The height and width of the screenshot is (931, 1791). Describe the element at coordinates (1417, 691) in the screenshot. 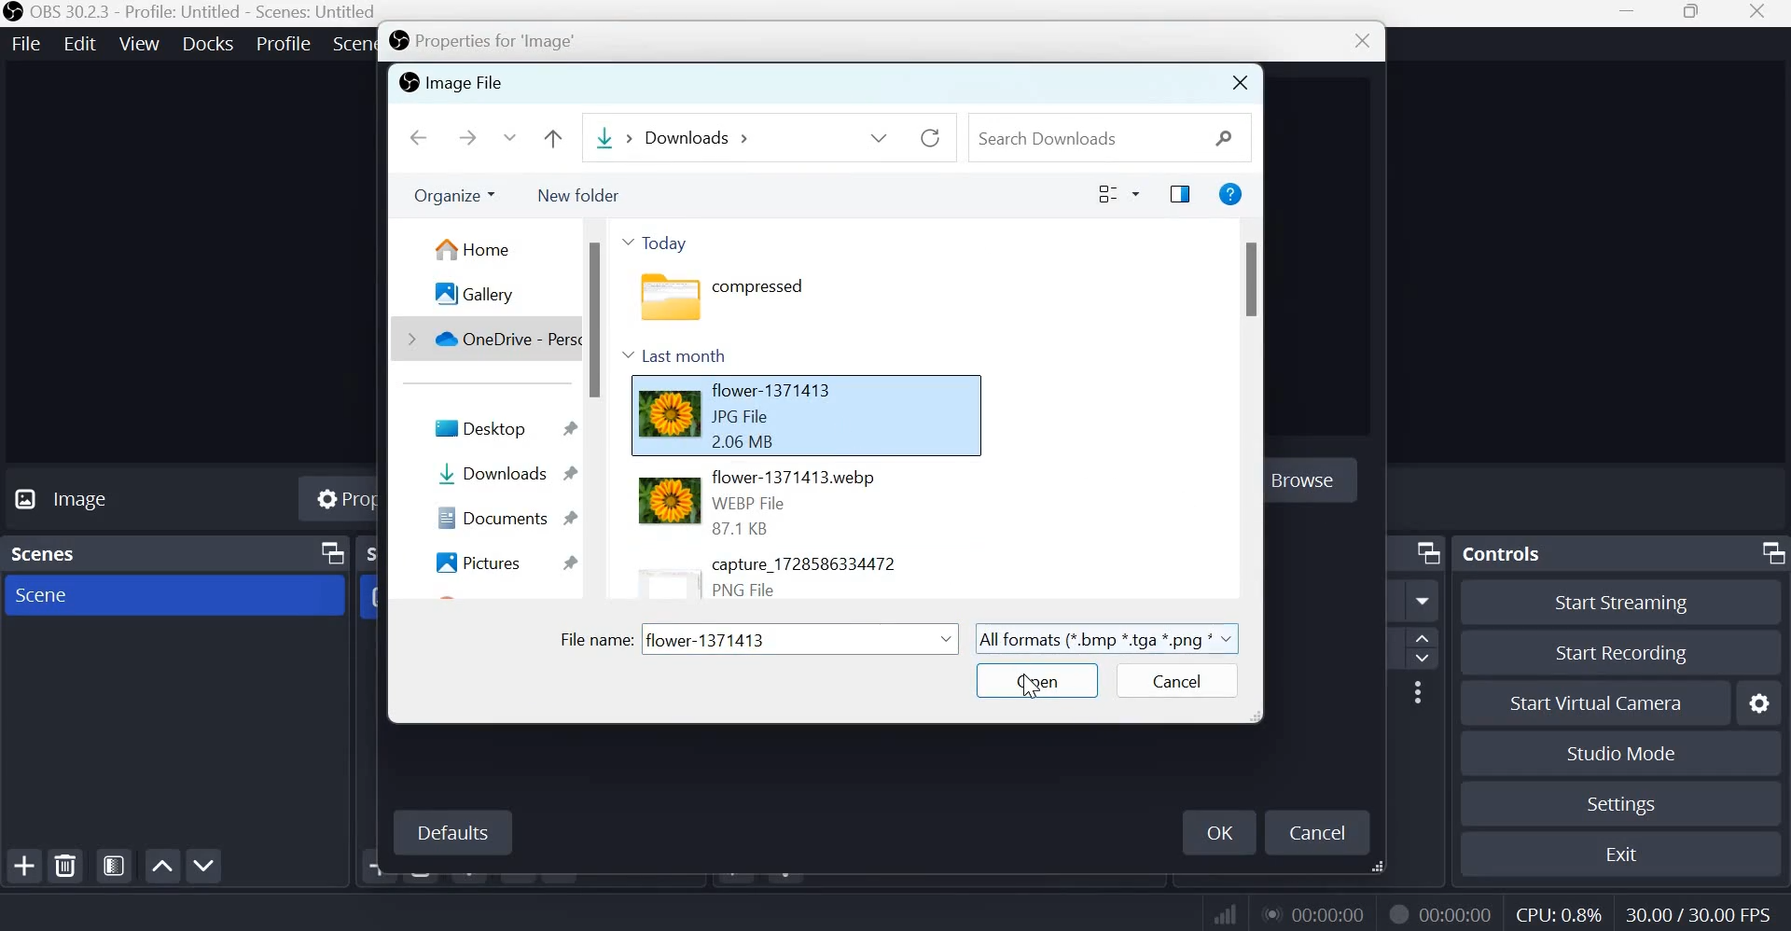

I see `More Options ` at that location.